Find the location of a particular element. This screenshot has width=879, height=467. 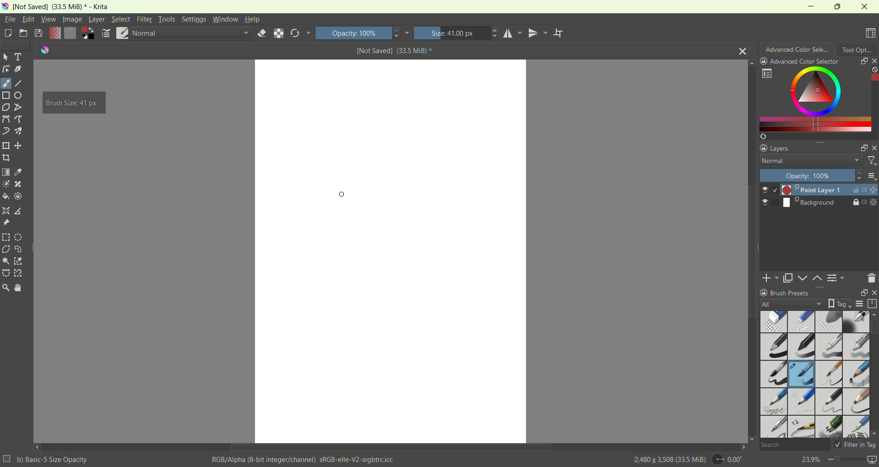

select is located at coordinates (119, 19).